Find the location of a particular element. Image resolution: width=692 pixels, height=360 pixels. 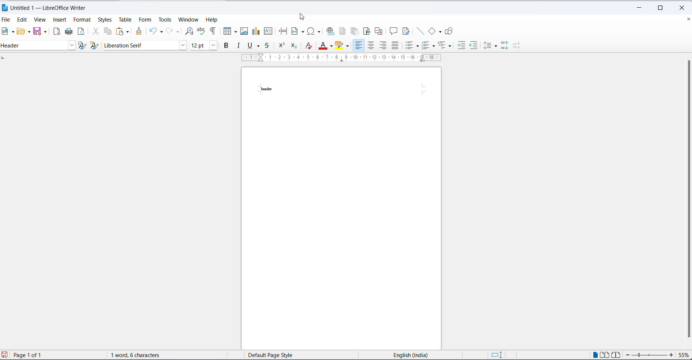

page break is located at coordinates (283, 31).